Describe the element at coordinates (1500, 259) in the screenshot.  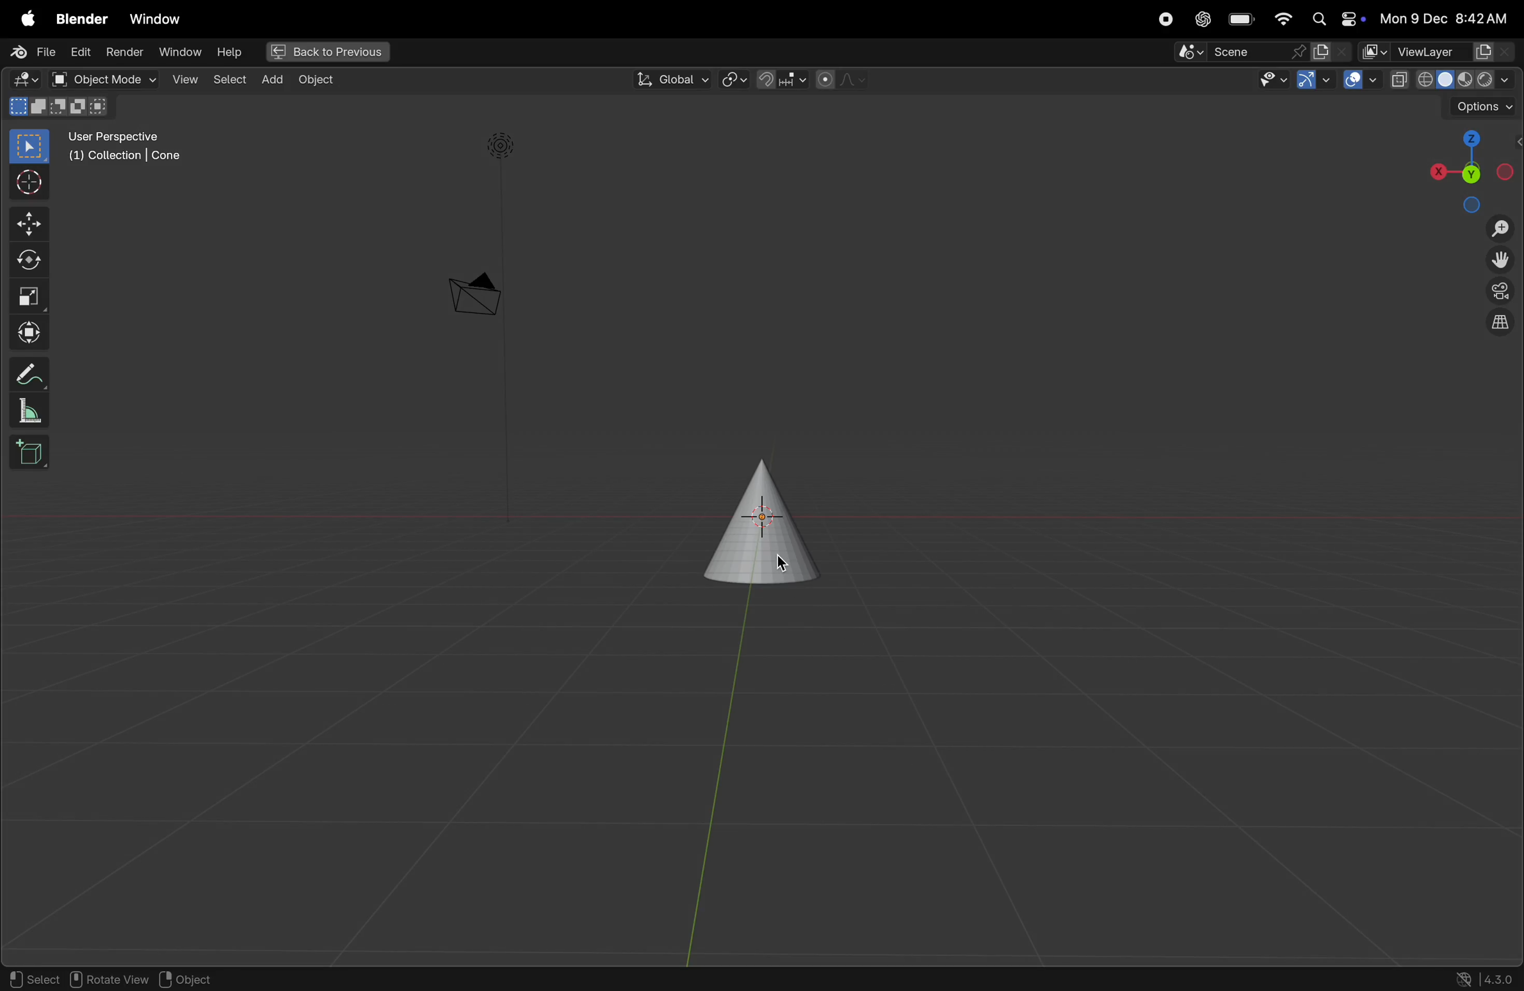
I see `move the view` at that location.